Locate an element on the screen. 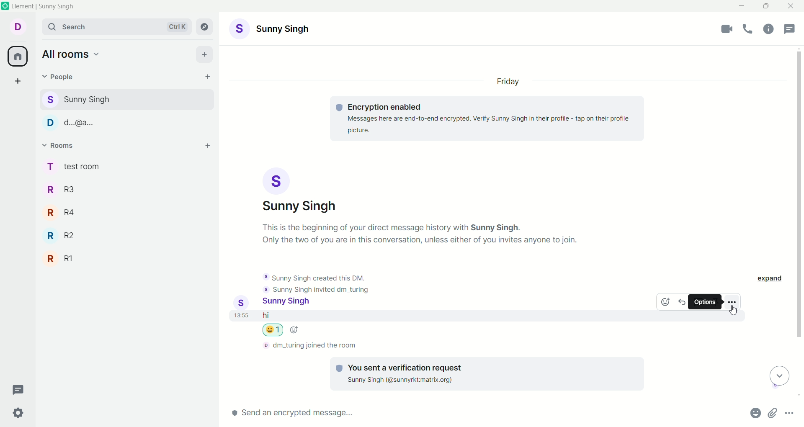 The image size is (804, 427). message is located at coordinates (309, 316).